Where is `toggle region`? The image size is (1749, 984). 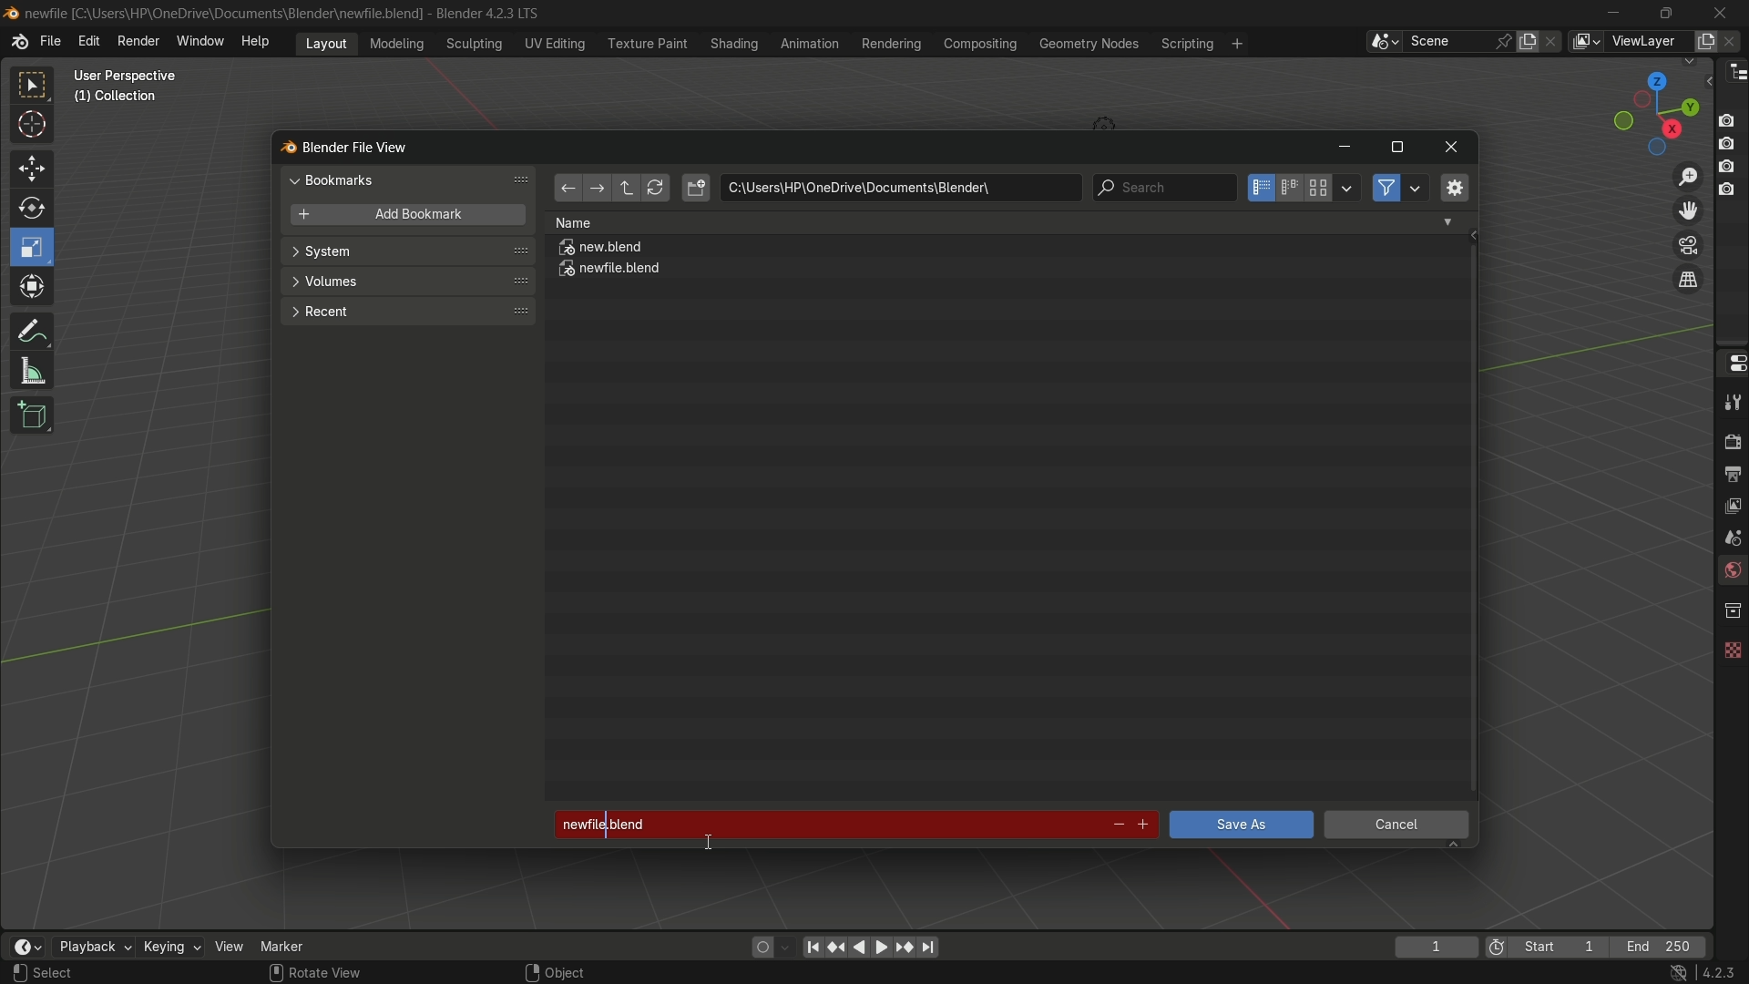
toggle region is located at coordinates (1453, 187).